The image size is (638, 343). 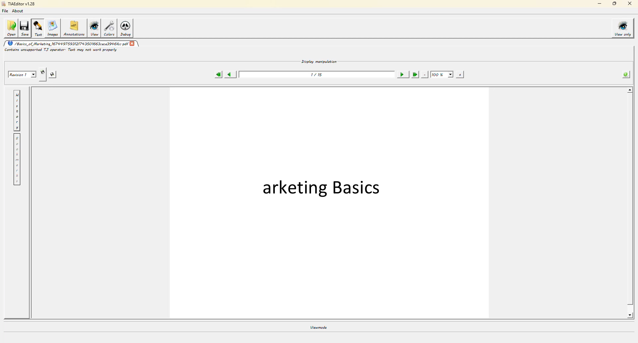 I want to click on images, so click(x=52, y=28).